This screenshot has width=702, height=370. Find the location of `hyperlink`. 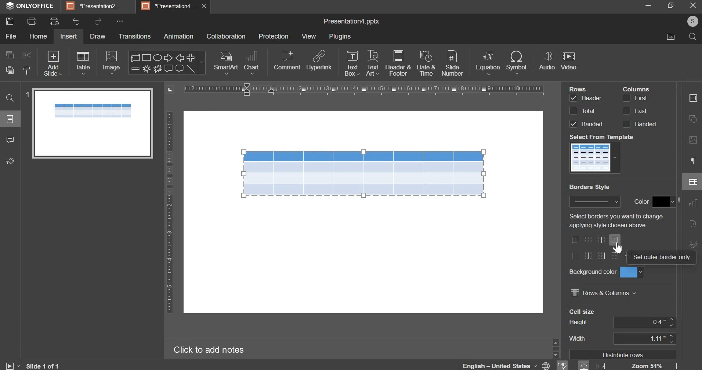

hyperlink is located at coordinates (319, 61).